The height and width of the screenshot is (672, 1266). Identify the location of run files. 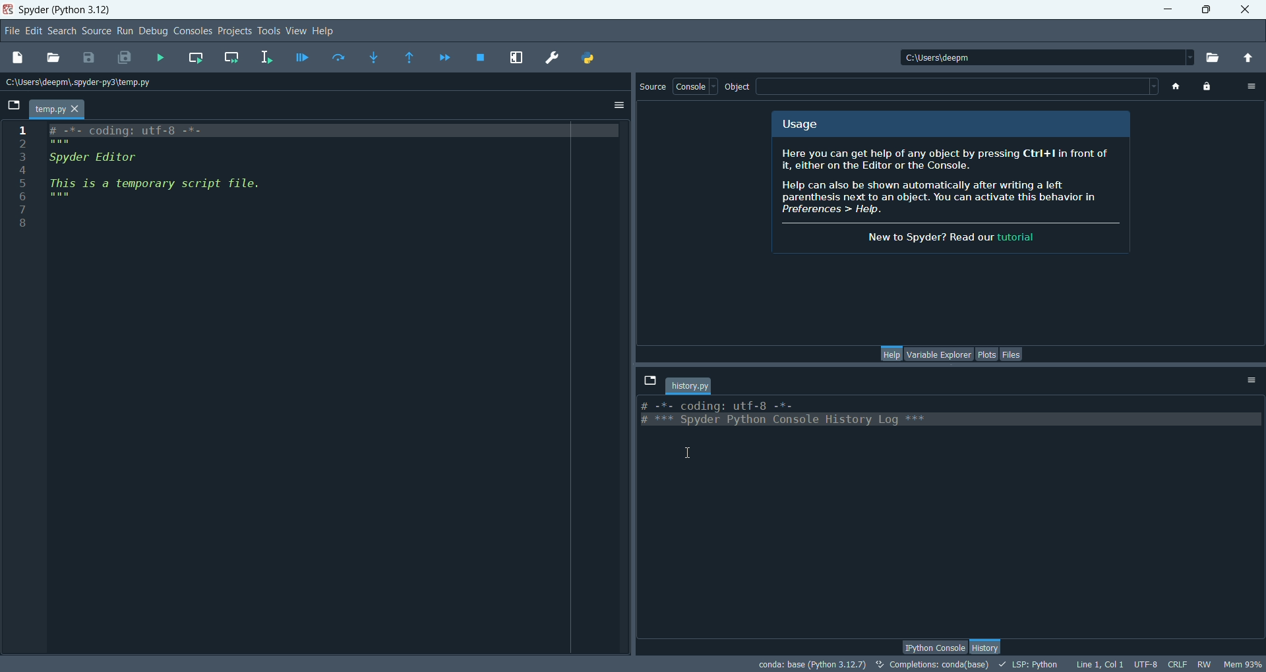
(162, 58).